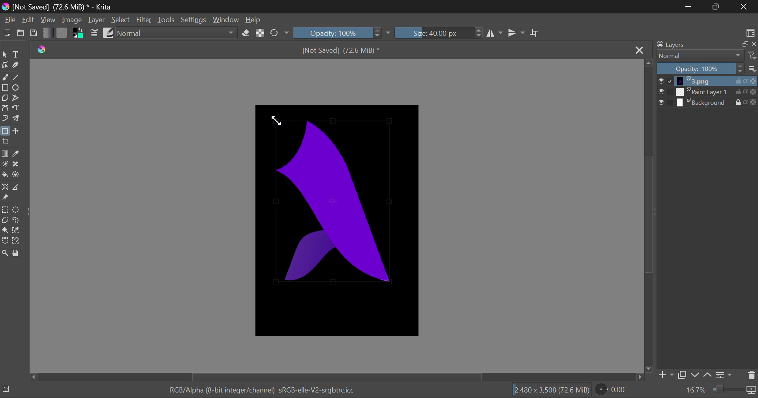  What do you see at coordinates (5, 230) in the screenshot?
I see `Cursor on Continuous Selection` at bounding box center [5, 230].